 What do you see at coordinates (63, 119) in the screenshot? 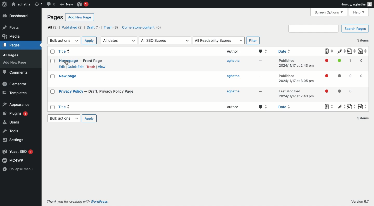
I see `Bulk actions` at bounding box center [63, 119].